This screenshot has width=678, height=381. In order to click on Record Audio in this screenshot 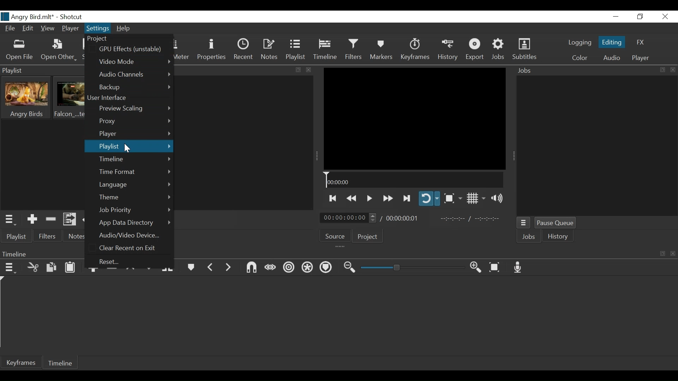, I will do `click(518, 267)`.